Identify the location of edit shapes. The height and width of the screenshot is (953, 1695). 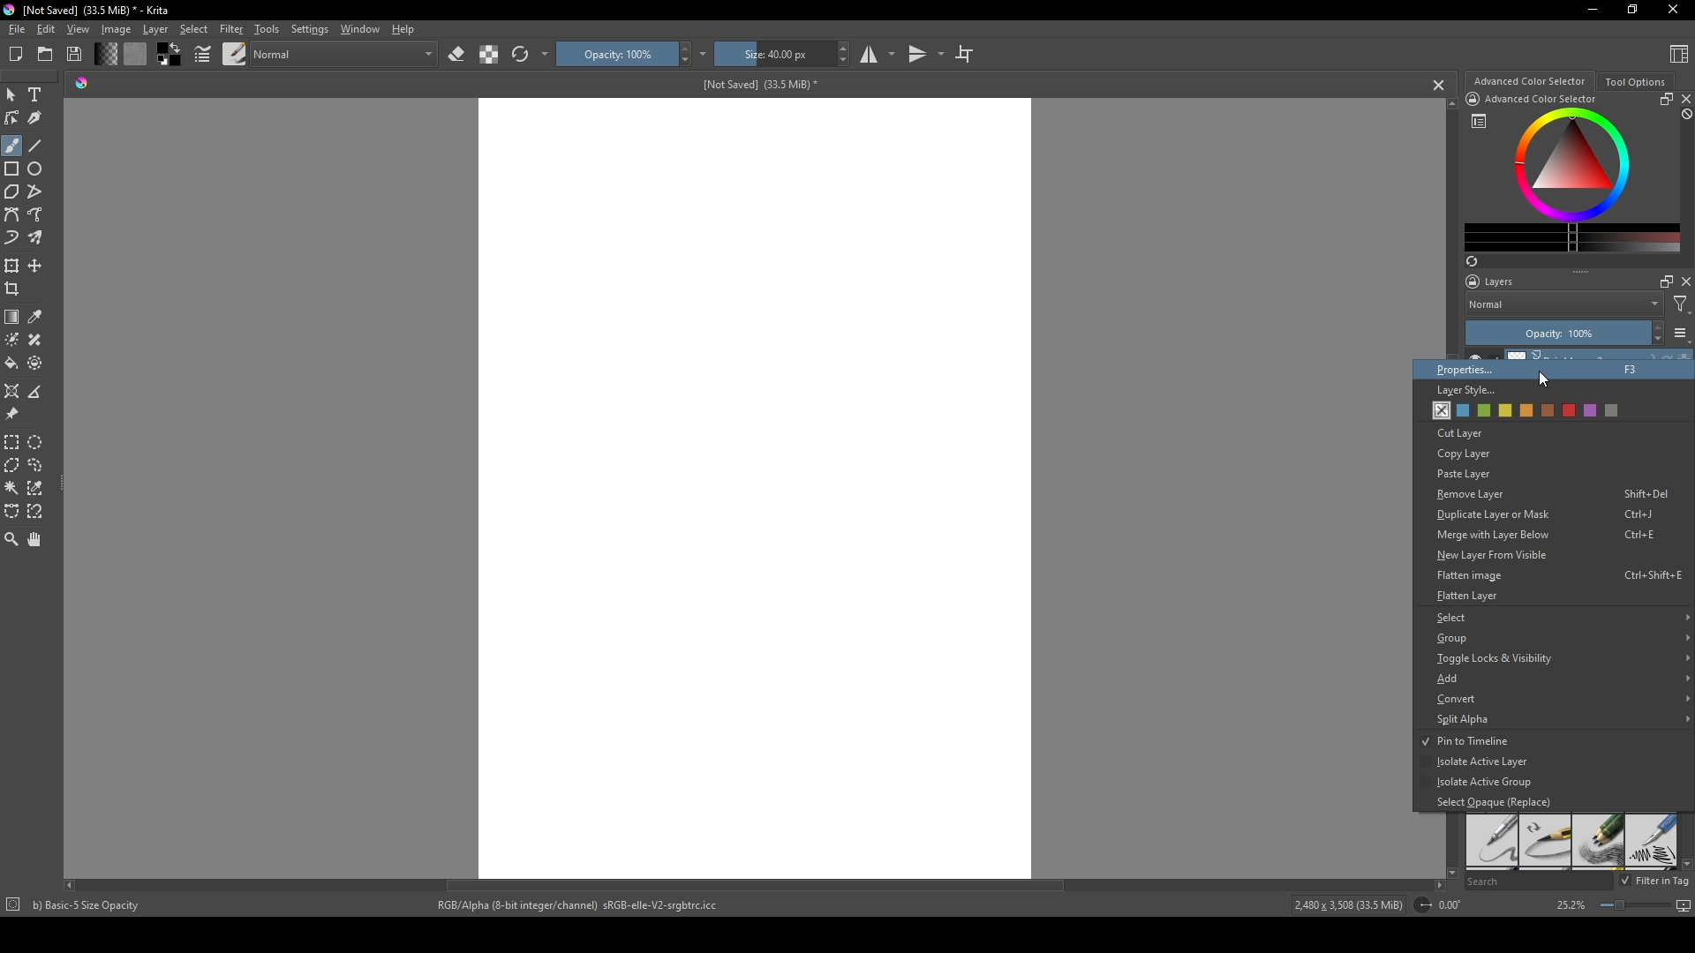
(13, 118).